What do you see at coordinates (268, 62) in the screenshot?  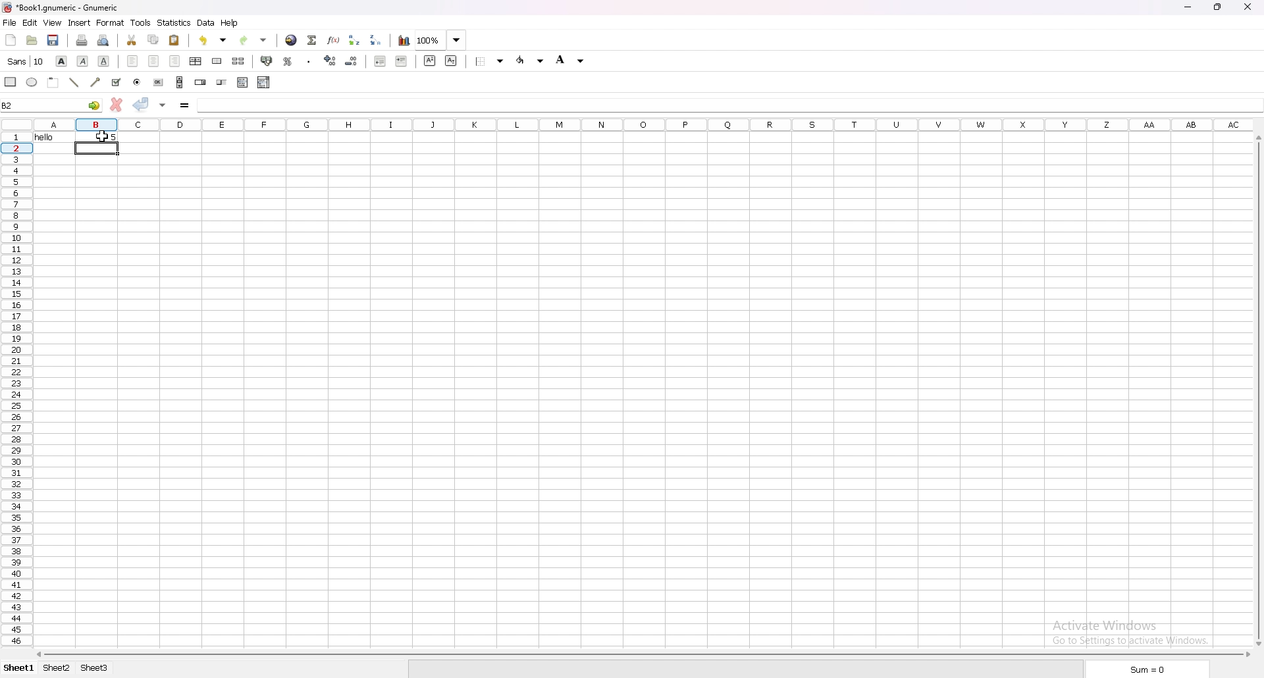 I see `accounting format` at bounding box center [268, 62].